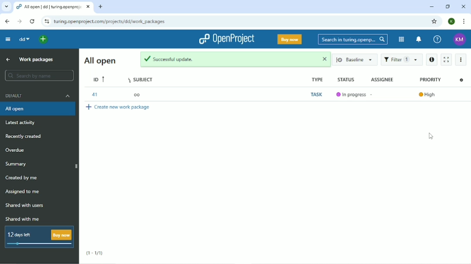 The height and width of the screenshot is (264, 471). Describe the element at coordinates (100, 79) in the screenshot. I see `ID` at that location.